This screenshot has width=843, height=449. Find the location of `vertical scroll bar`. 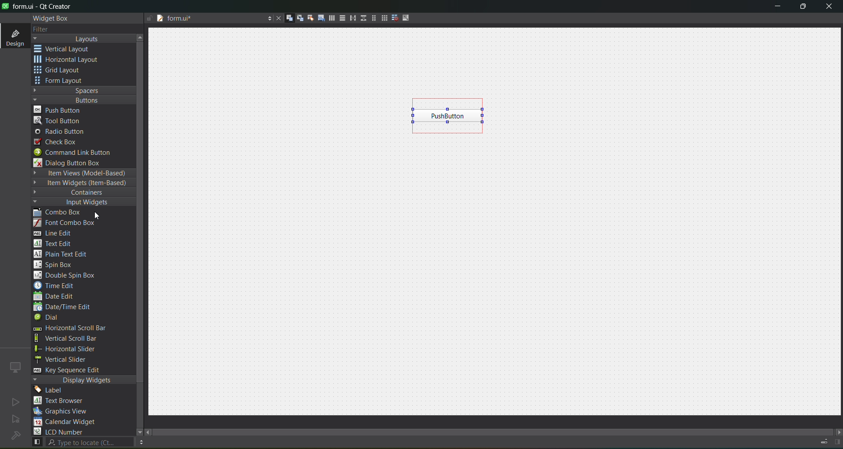

vertical scroll bar is located at coordinates (76, 339).